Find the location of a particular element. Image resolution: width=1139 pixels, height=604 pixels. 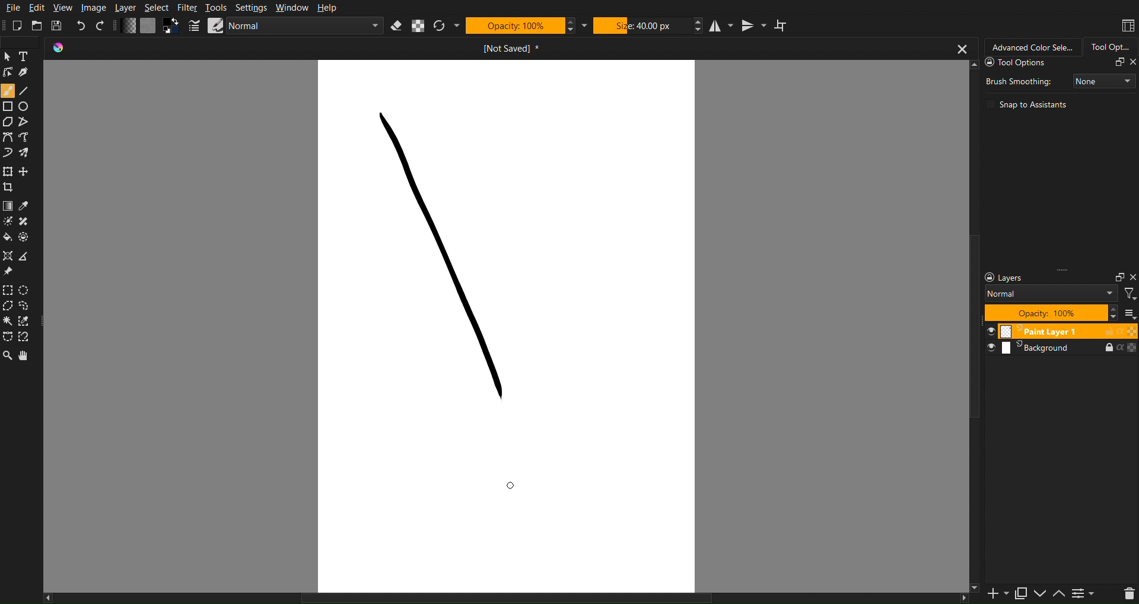

Help is located at coordinates (327, 7).